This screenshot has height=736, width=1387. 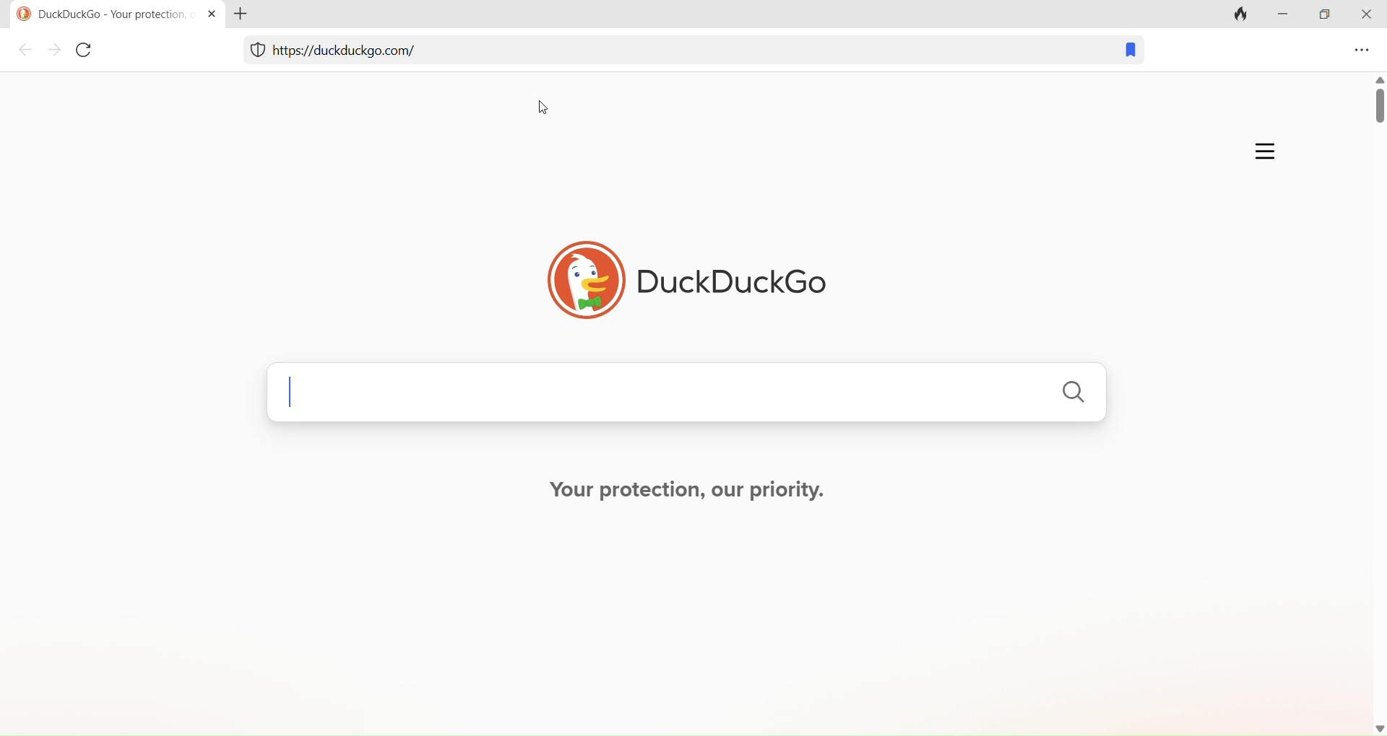 What do you see at coordinates (365, 56) in the screenshot?
I see `web address` at bounding box center [365, 56].